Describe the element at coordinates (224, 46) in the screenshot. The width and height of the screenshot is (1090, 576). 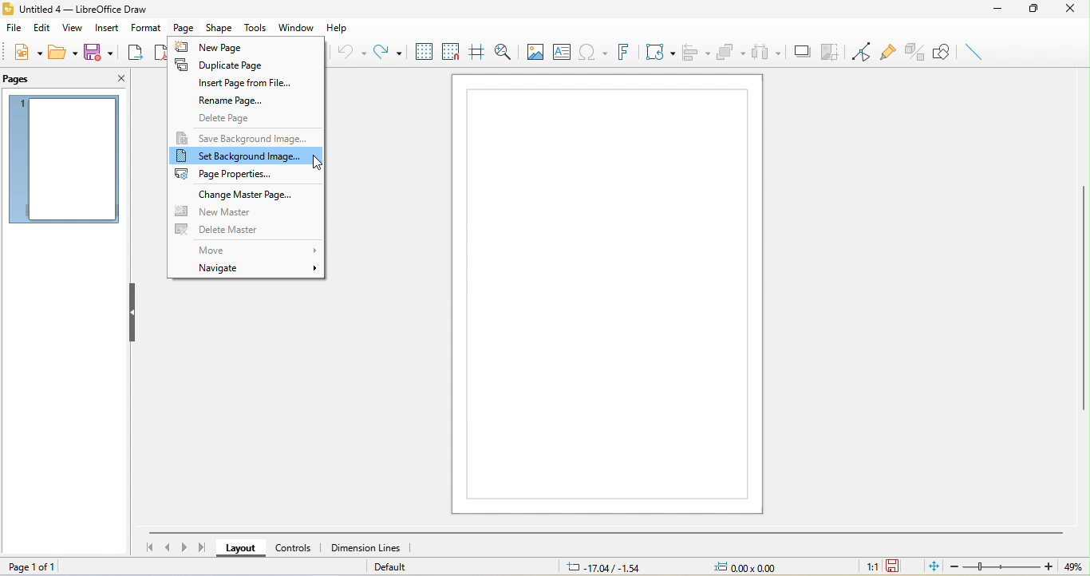
I see `new page` at that location.